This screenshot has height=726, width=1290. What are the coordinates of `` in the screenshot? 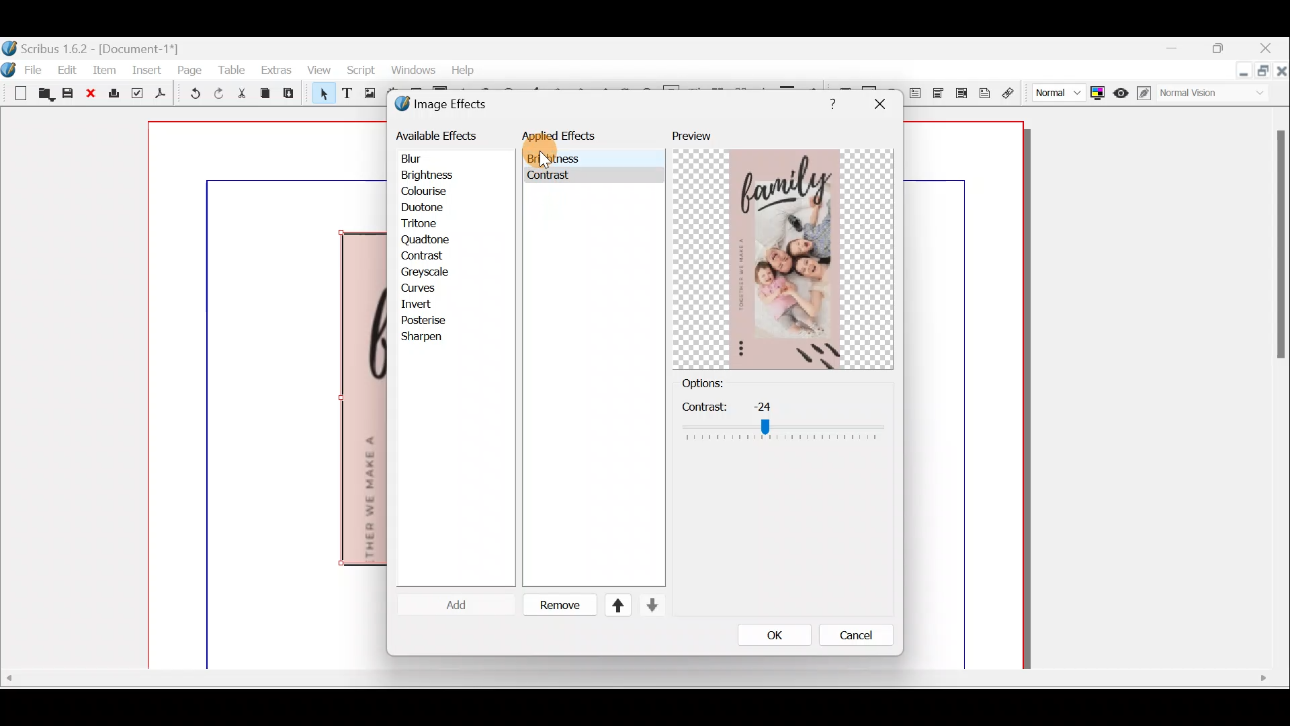 It's located at (1278, 251).